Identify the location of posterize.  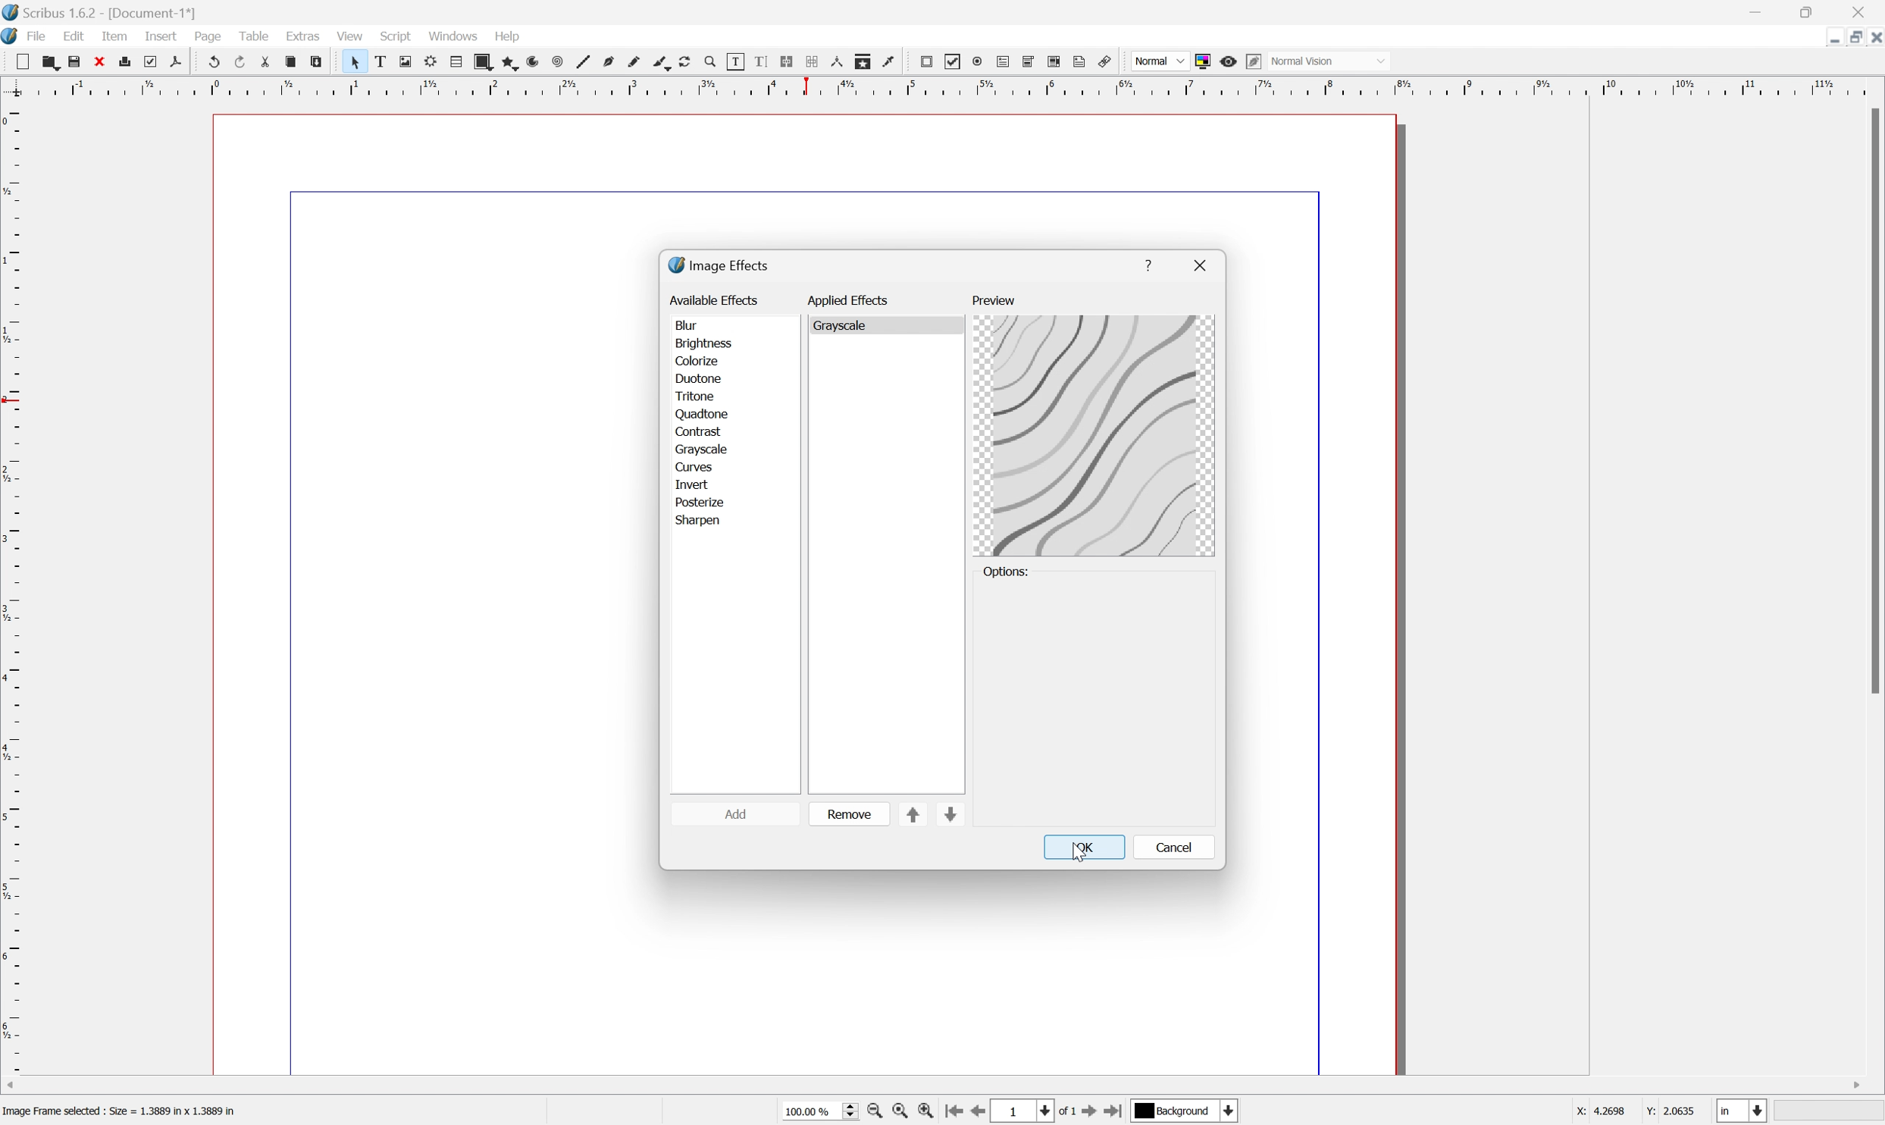
(697, 502).